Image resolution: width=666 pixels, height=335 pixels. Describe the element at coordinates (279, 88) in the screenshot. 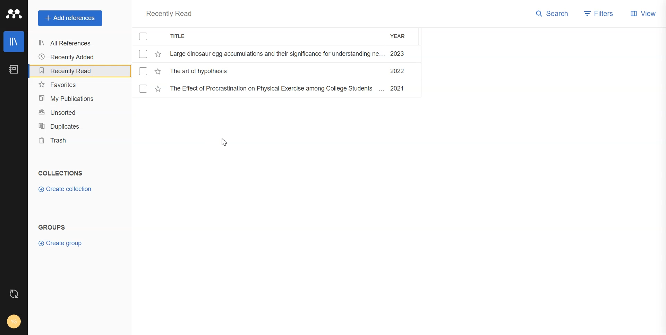

I see `File` at that location.